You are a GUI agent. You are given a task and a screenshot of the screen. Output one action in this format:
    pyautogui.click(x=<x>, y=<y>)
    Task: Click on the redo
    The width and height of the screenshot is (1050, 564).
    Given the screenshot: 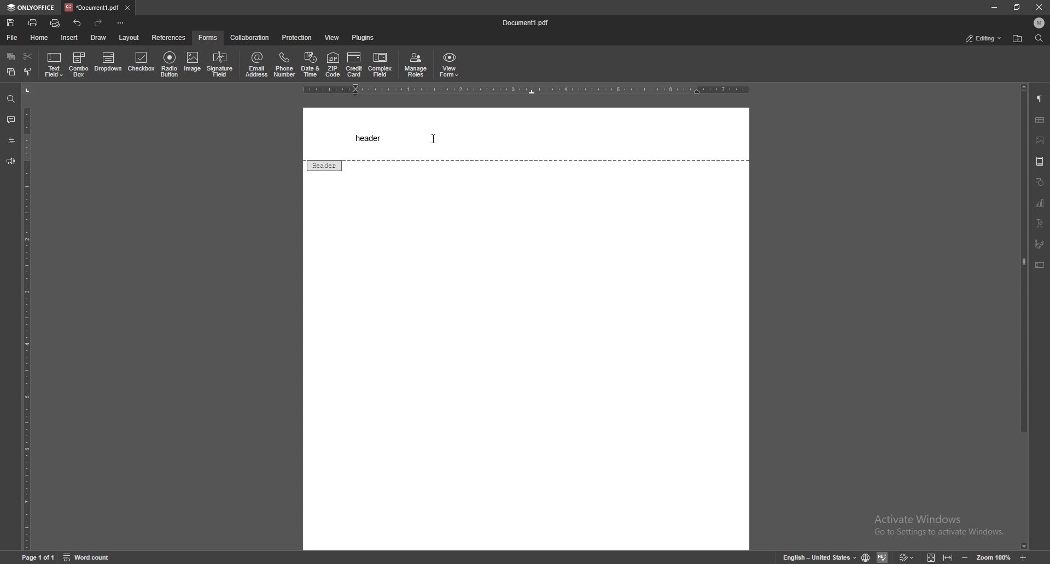 What is the action you would take?
    pyautogui.click(x=98, y=23)
    